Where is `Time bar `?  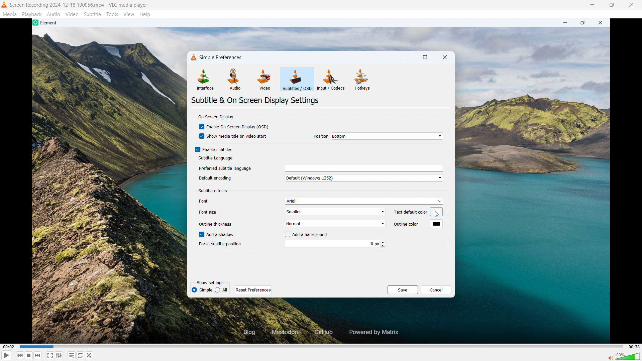 Time bar  is located at coordinates (323, 347).